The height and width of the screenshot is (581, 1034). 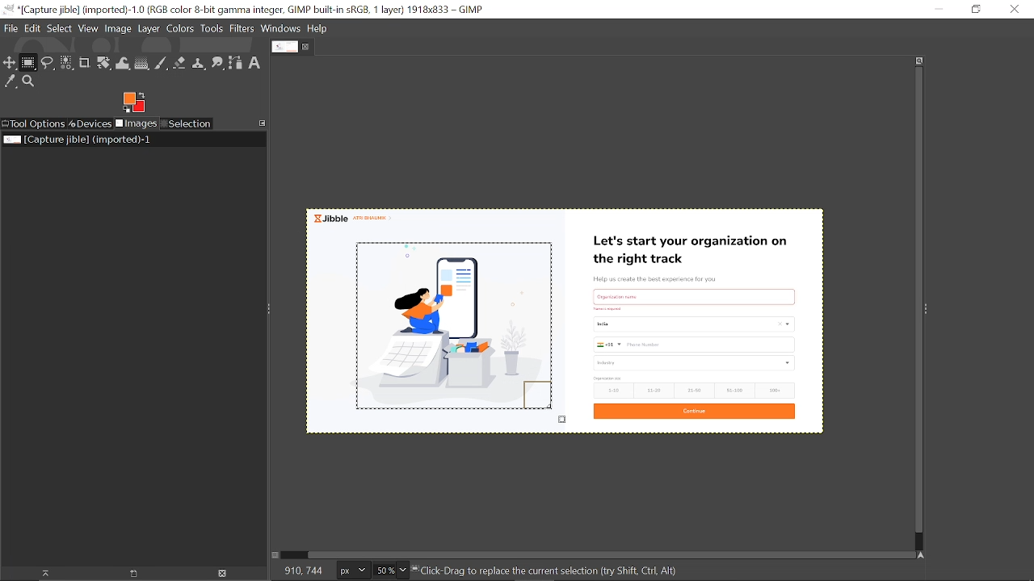 I want to click on Gradient tool, so click(x=142, y=64).